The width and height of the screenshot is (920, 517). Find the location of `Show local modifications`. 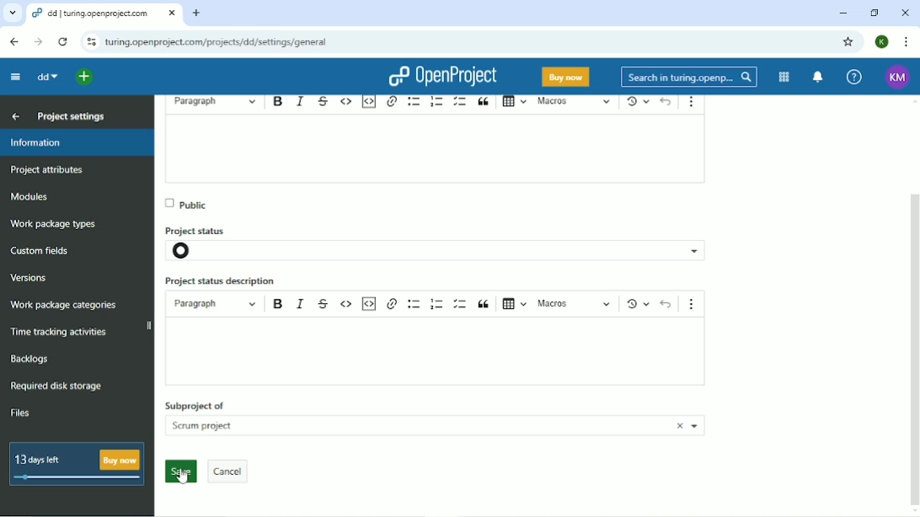

Show local modifications is located at coordinates (634, 103).